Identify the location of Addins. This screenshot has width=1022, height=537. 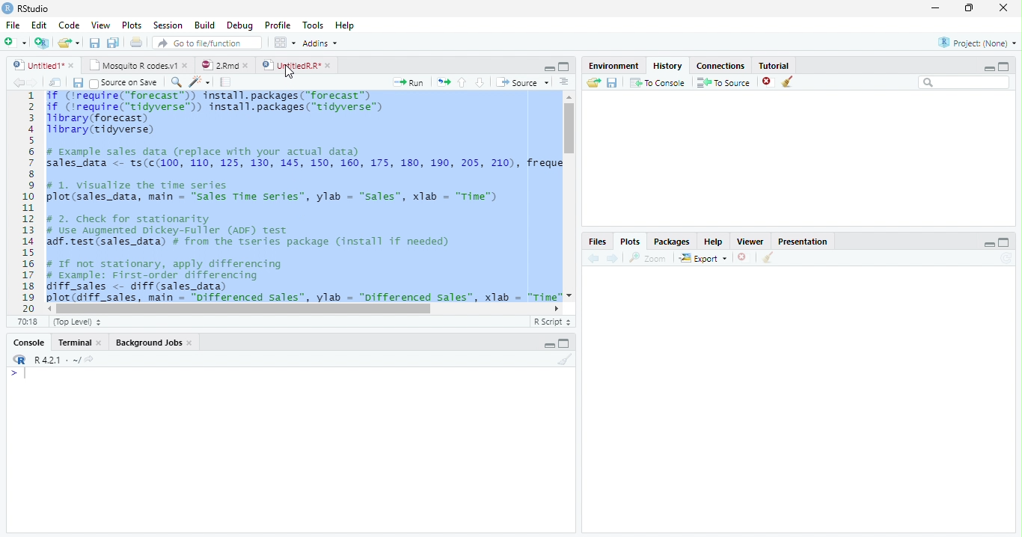
(322, 43).